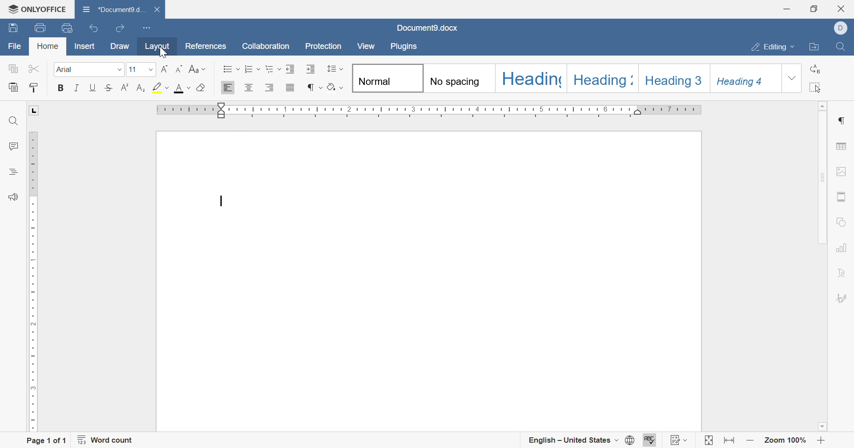 This screenshot has height=448, width=854. I want to click on shape settings, so click(842, 223).